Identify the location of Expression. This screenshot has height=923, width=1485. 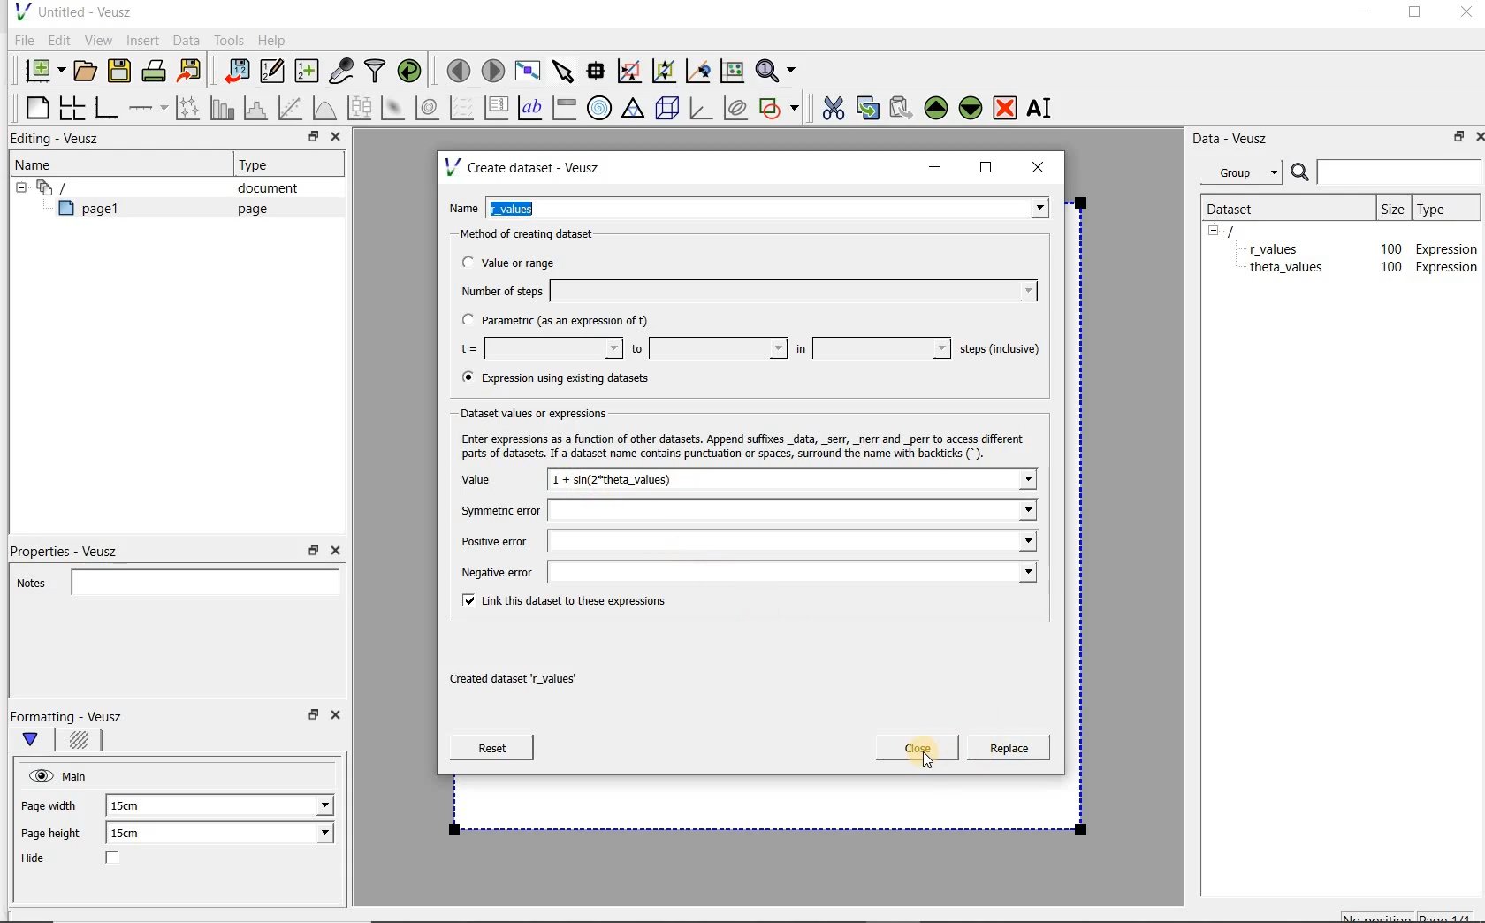
(1451, 267).